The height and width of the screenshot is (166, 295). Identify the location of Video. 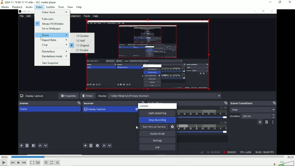
(39, 7).